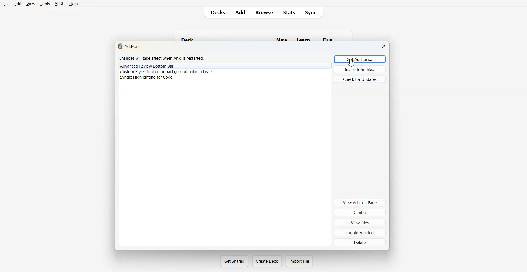 The width and height of the screenshot is (527, 272). What do you see at coordinates (360, 79) in the screenshot?
I see `Check for Updates` at bounding box center [360, 79].